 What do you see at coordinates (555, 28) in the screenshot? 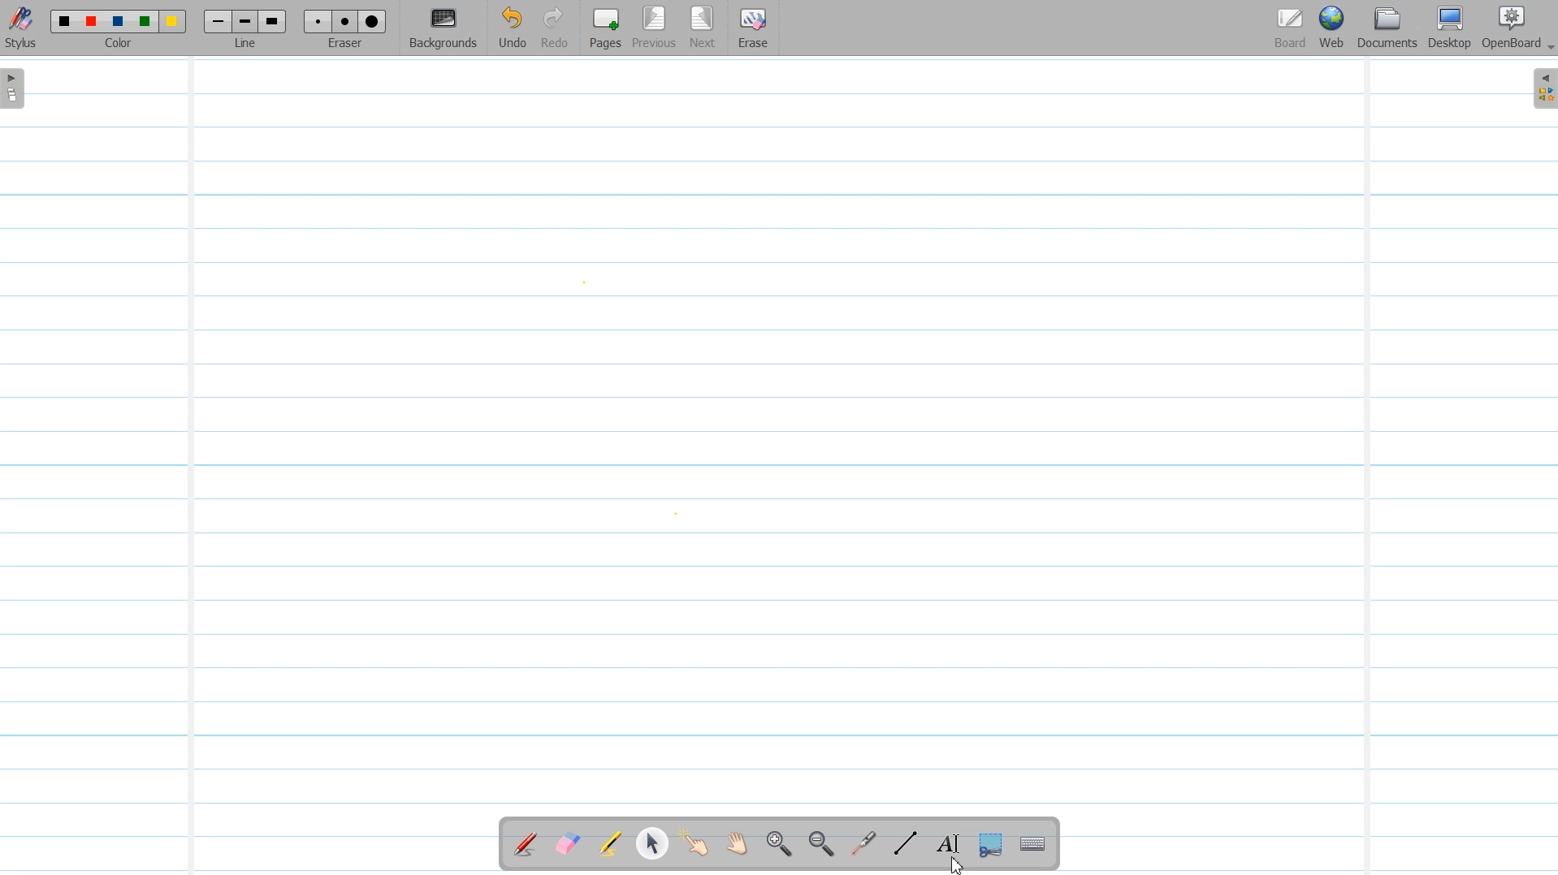
I see `Redo` at bounding box center [555, 28].